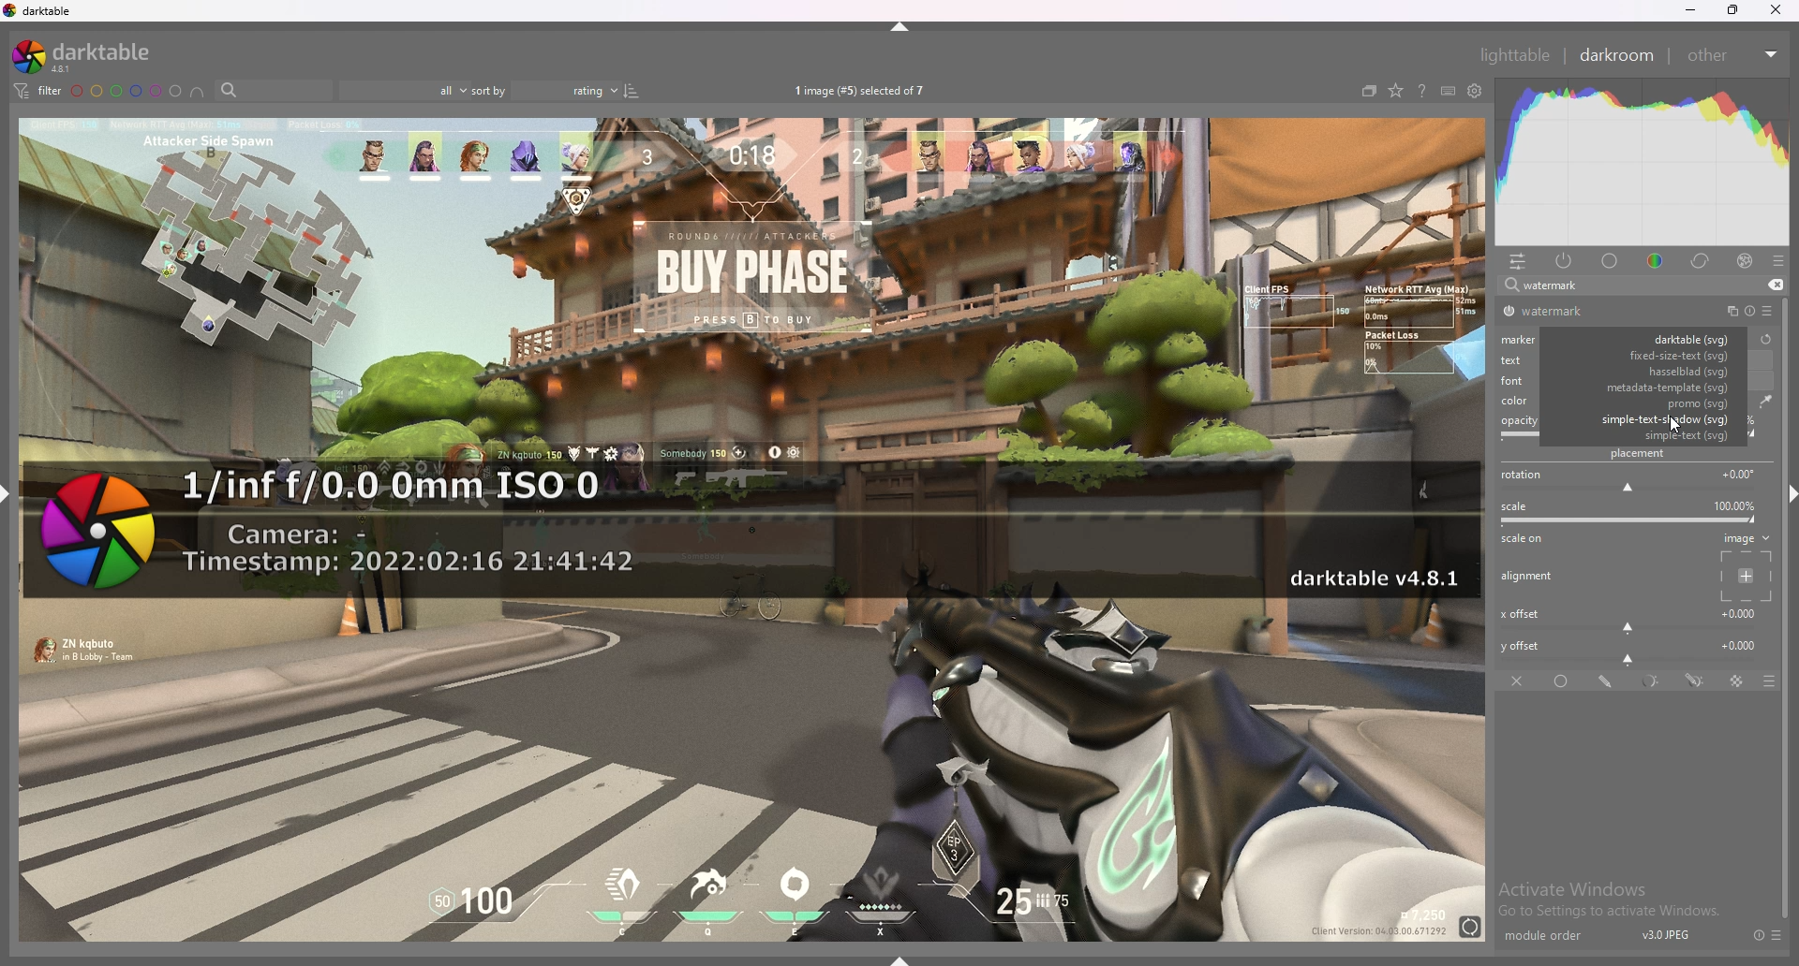  I want to click on scale, so click(1632, 513).